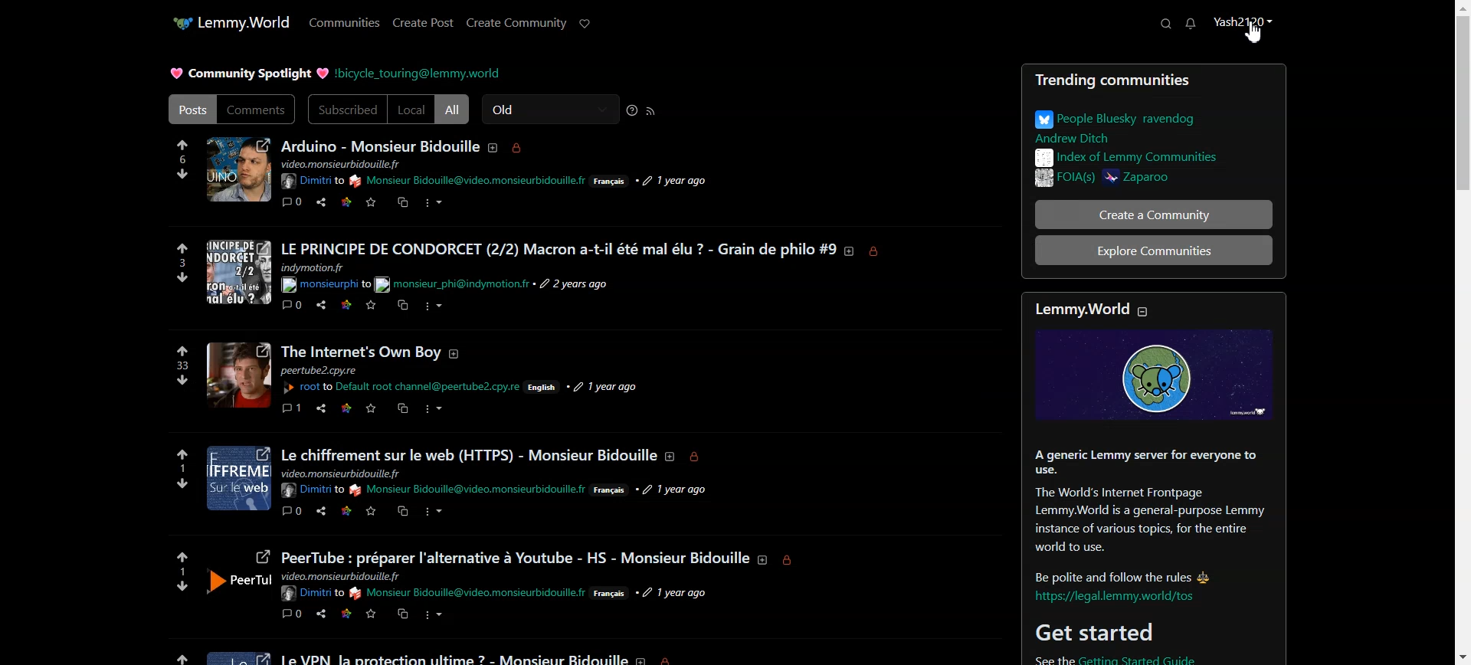 This screenshot has width=1471, height=665. Describe the element at coordinates (879, 252) in the screenshot. I see `locked` at that location.